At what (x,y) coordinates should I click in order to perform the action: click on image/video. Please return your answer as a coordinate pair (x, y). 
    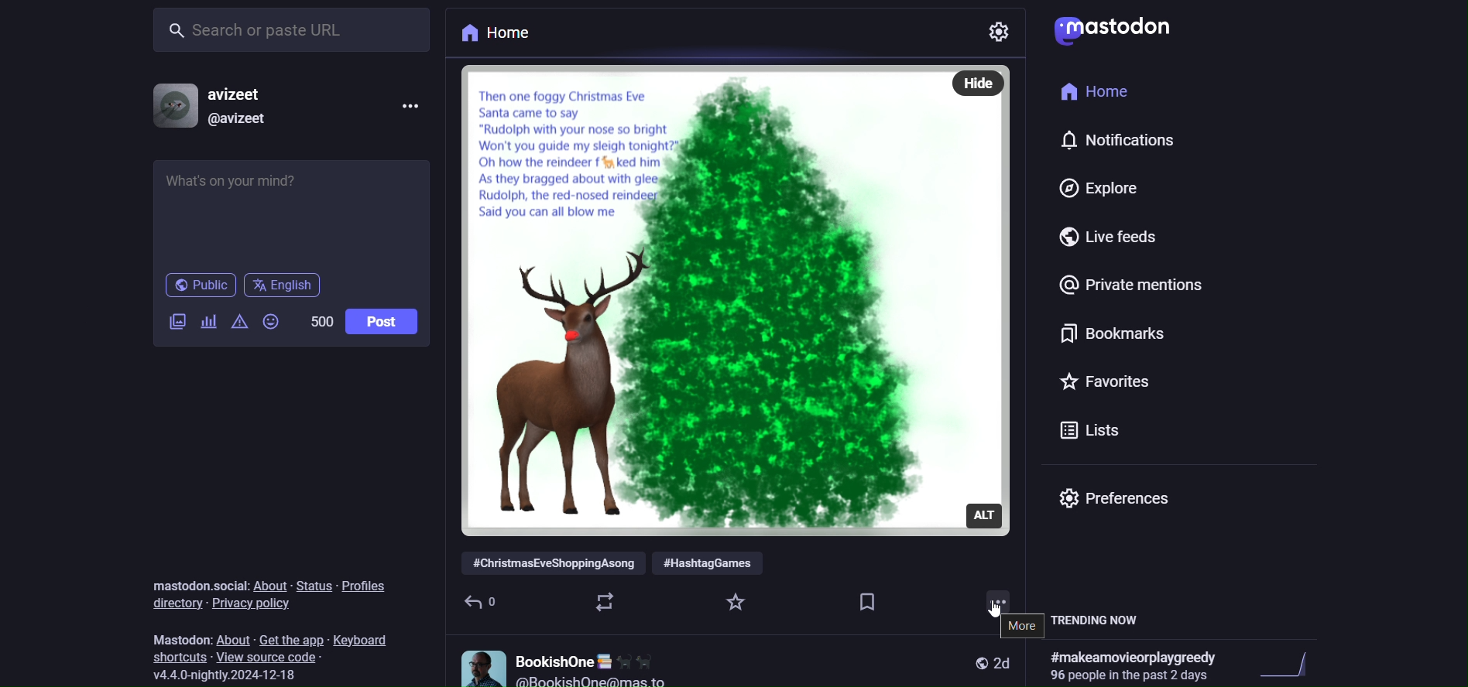
    Looking at the image, I should click on (177, 323).